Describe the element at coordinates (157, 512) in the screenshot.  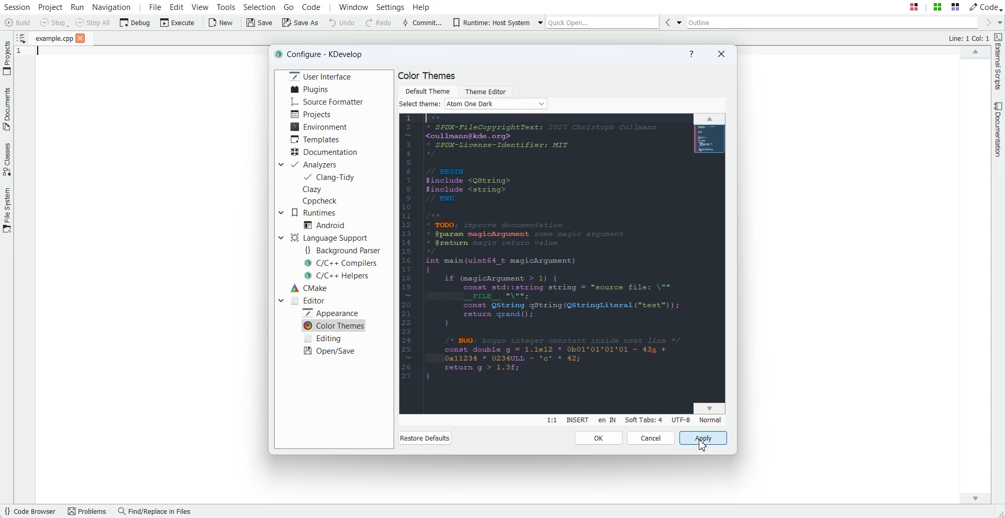
I see `Find/Replace in files` at that location.